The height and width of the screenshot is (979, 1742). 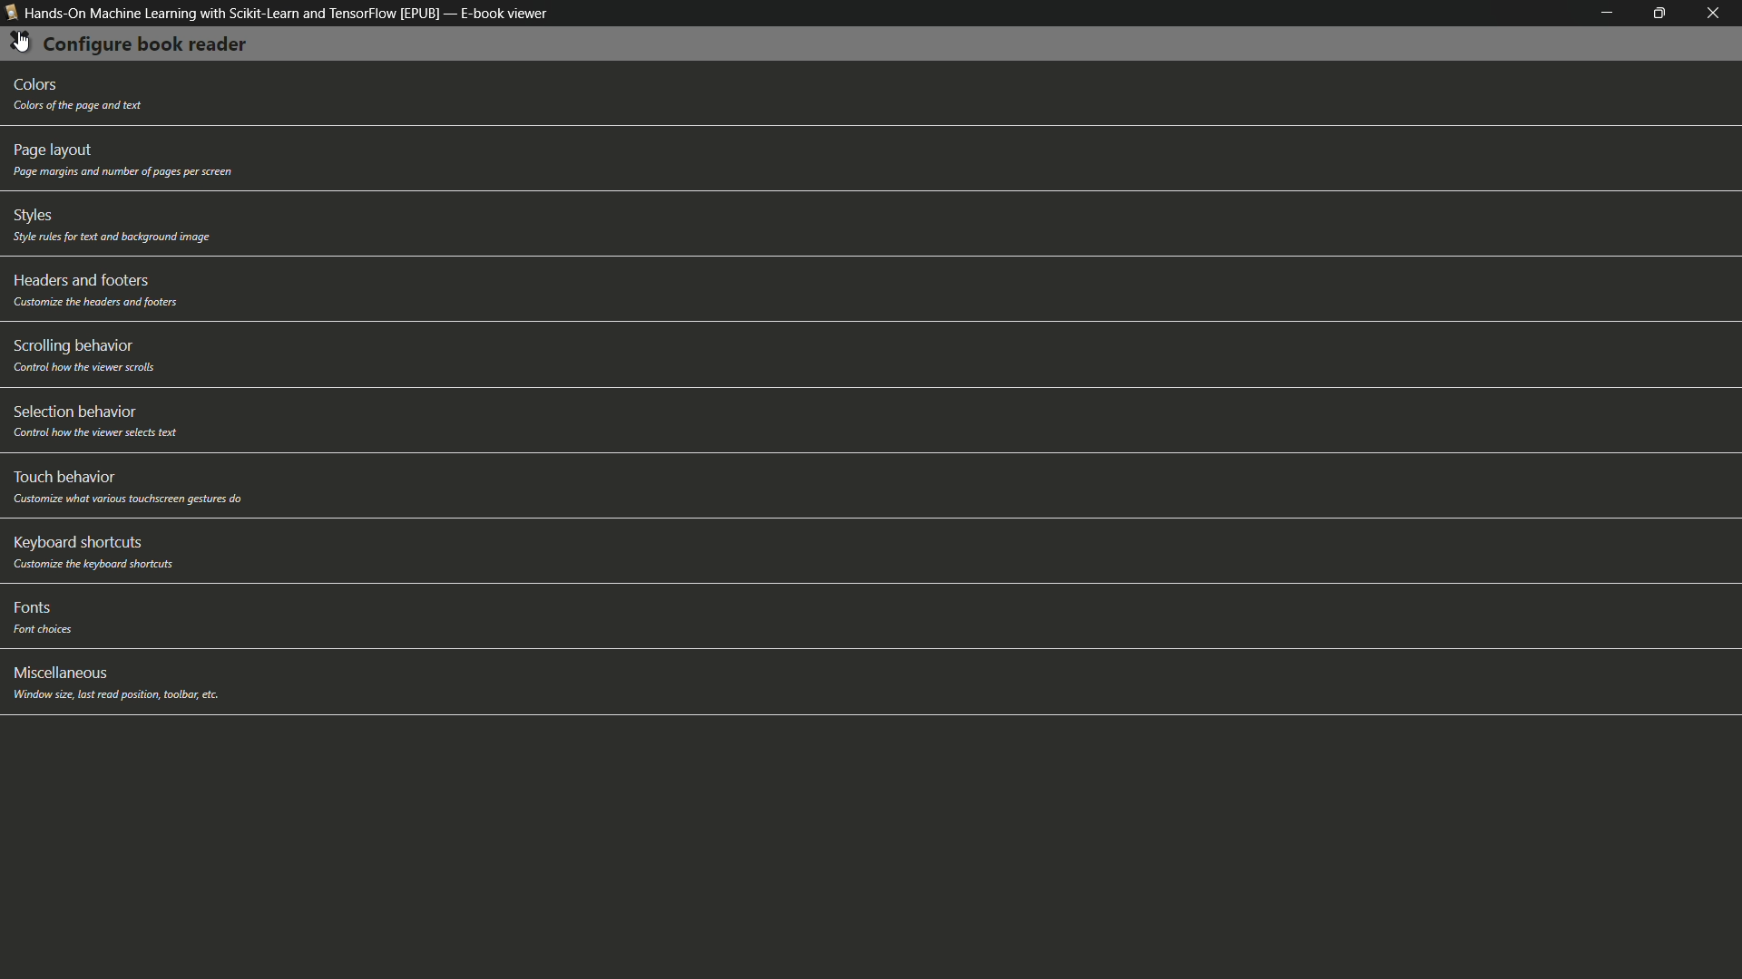 I want to click on configure book reader, so click(x=145, y=44).